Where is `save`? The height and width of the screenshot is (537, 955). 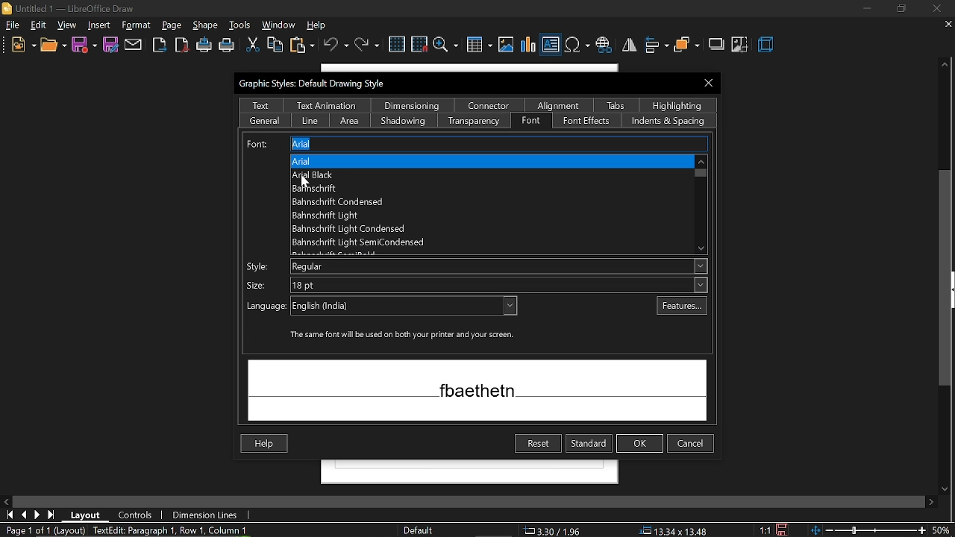 save is located at coordinates (786, 528).